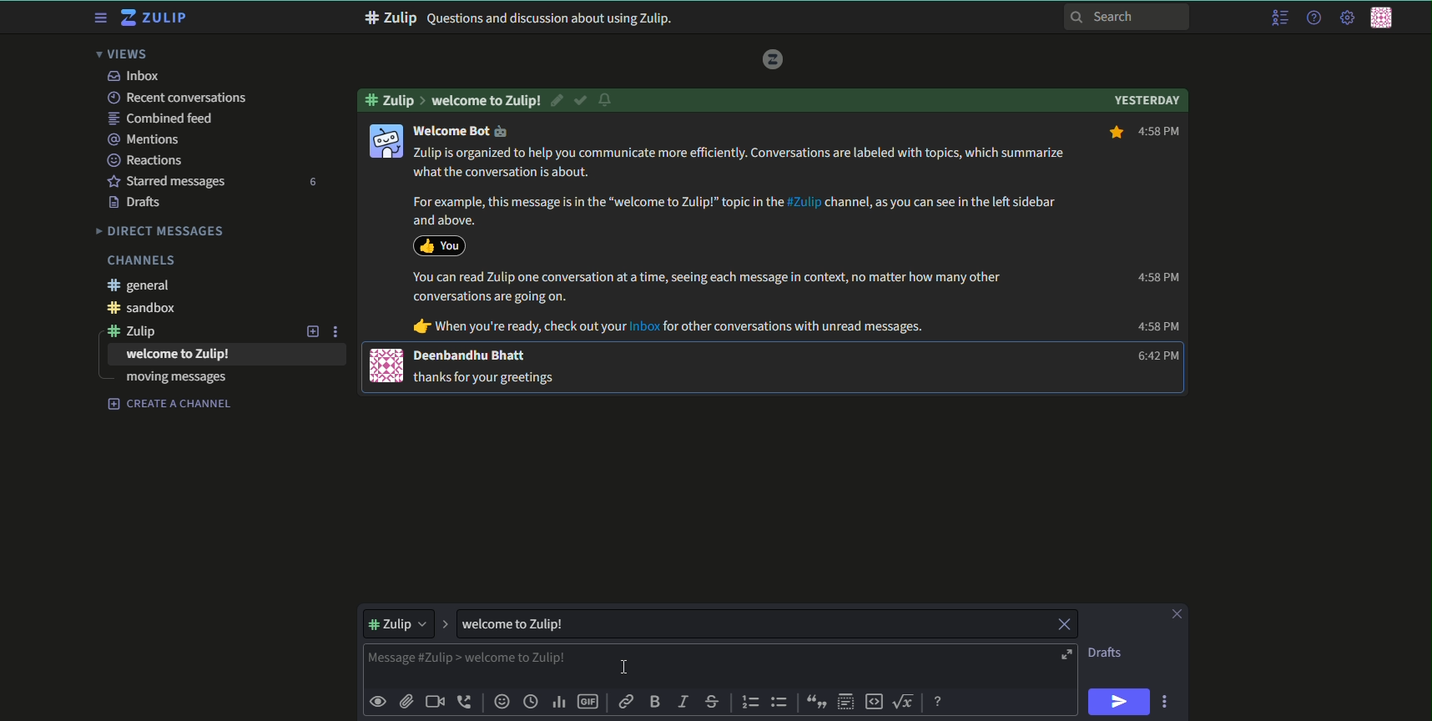 This screenshot has height=721, width=1432. What do you see at coordinates (144, 285) in the screenshot?
I see `#general` at bounding box center [144, 285].